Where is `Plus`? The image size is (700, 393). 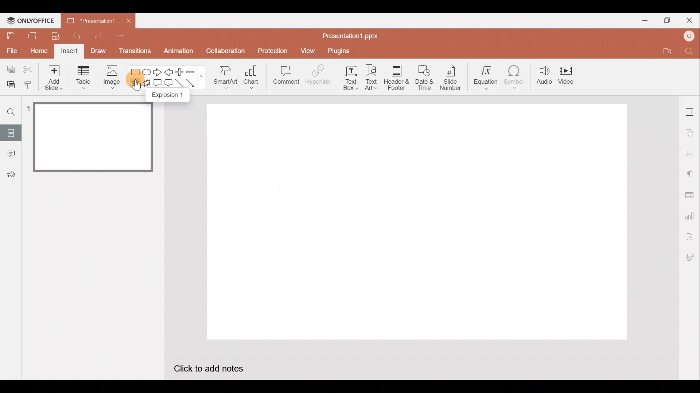 Plus is located at coordinates (179, 72).